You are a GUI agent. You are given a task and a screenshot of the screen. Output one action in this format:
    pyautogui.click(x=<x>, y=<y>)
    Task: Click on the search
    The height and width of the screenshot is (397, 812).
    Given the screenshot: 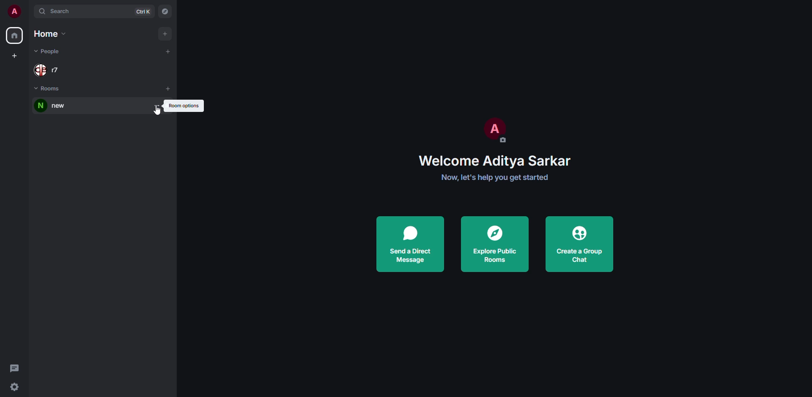 What is the action you would take?
    pyautogui.click(x=60, y=12)
    